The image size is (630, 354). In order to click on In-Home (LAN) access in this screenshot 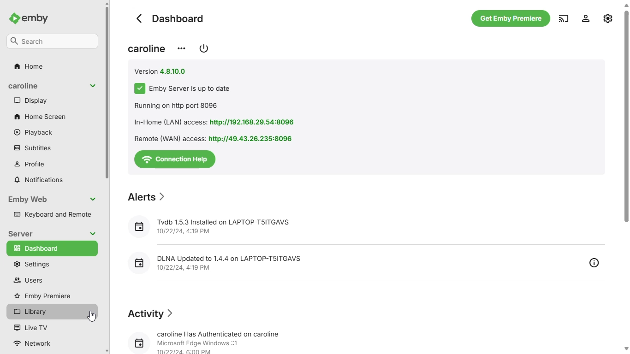, I will do `click(168, 122)`.